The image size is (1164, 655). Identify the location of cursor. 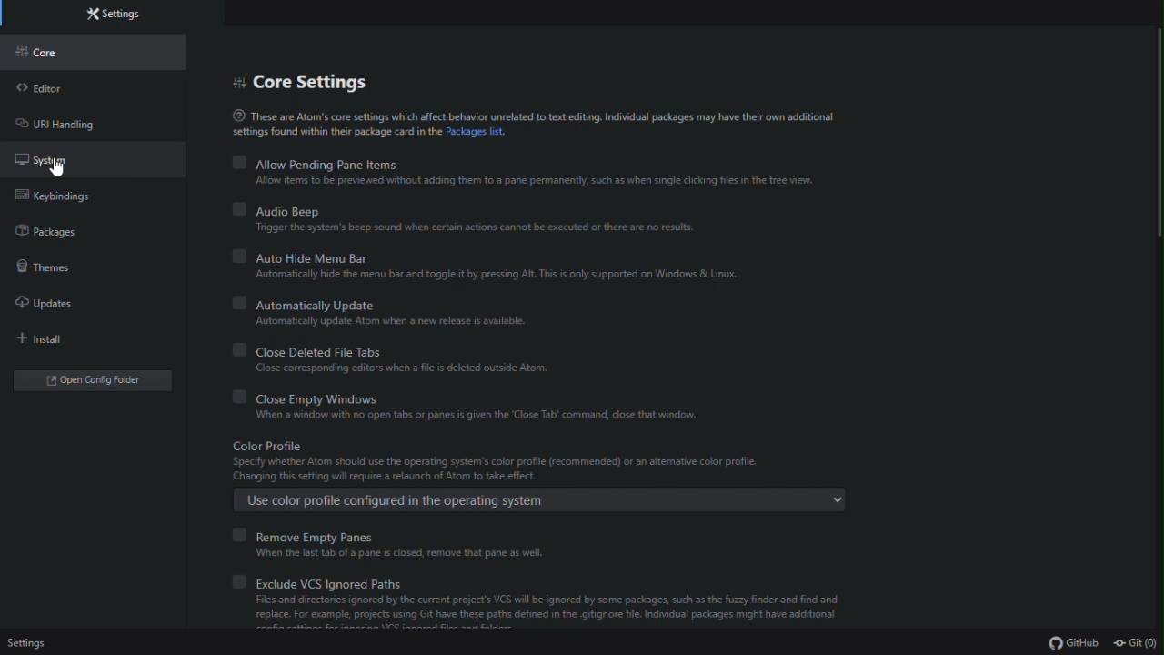
(61, 173).